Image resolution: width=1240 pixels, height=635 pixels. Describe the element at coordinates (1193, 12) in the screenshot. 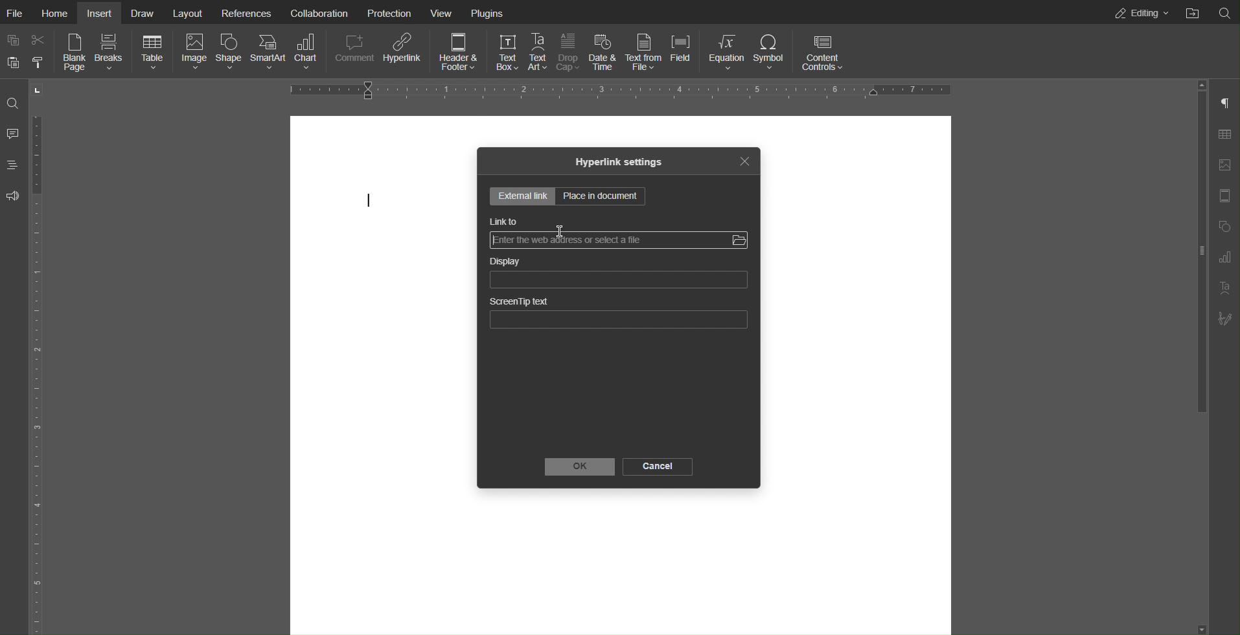

I see `Open File Location` at that location.